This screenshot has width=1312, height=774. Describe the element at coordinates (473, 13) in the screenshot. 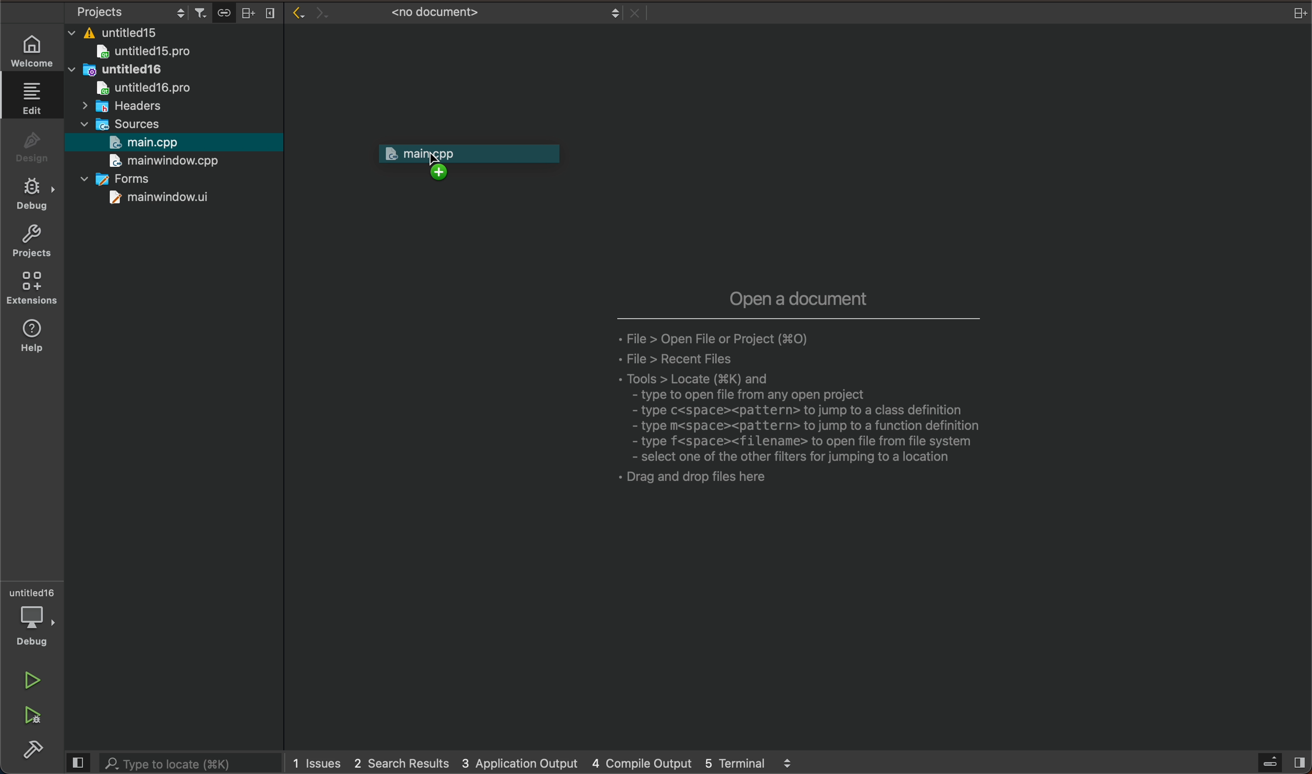

I see `file tab` at that location.